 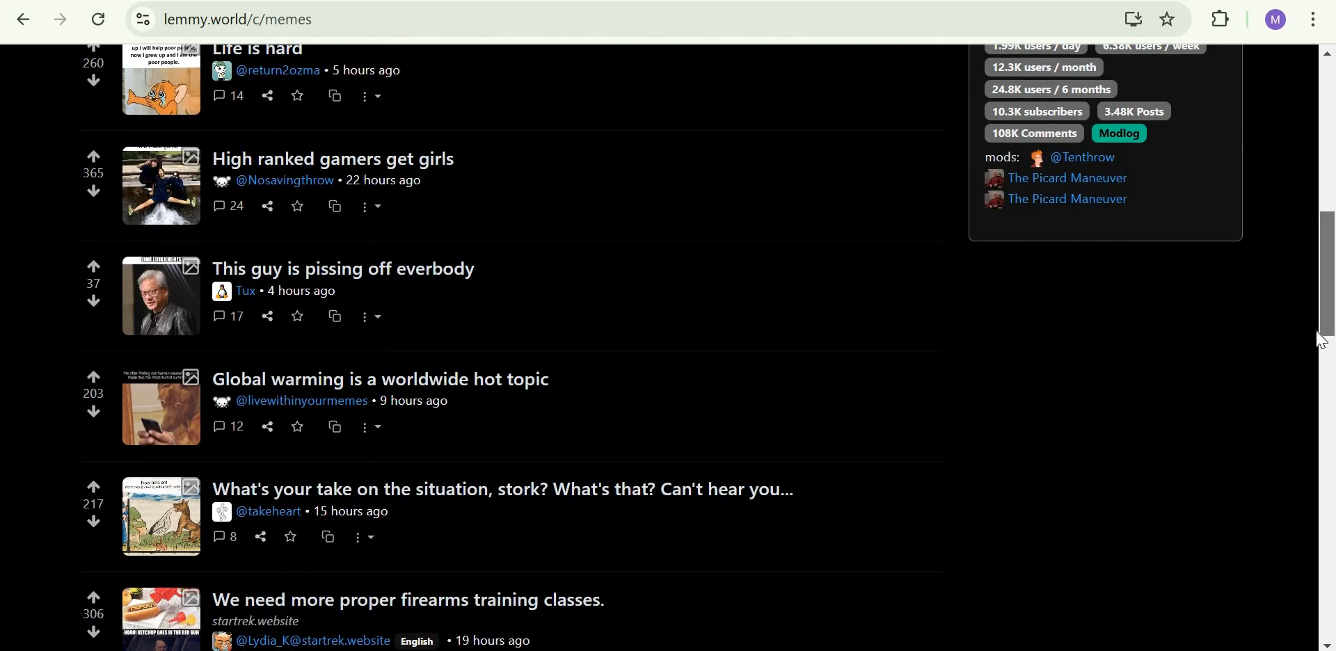 I want to click on extensions, so click(x=1222, y=20).